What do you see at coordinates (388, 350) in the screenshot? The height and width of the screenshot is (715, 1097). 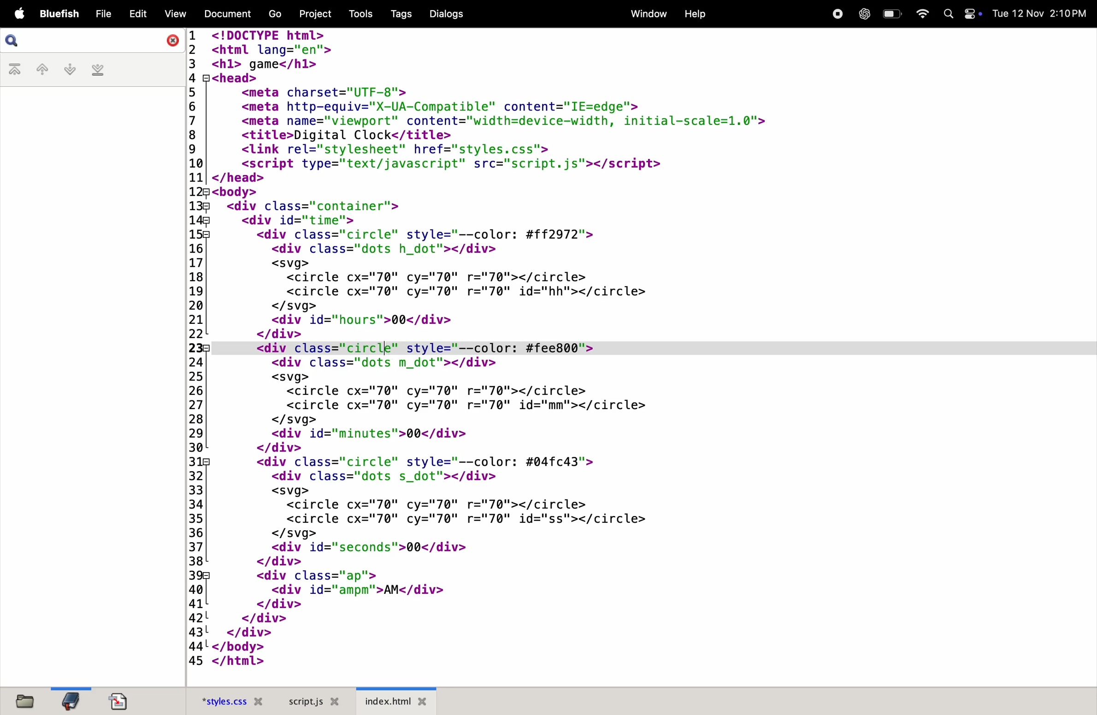 I see `cursor` at bounding box center [388, 350].